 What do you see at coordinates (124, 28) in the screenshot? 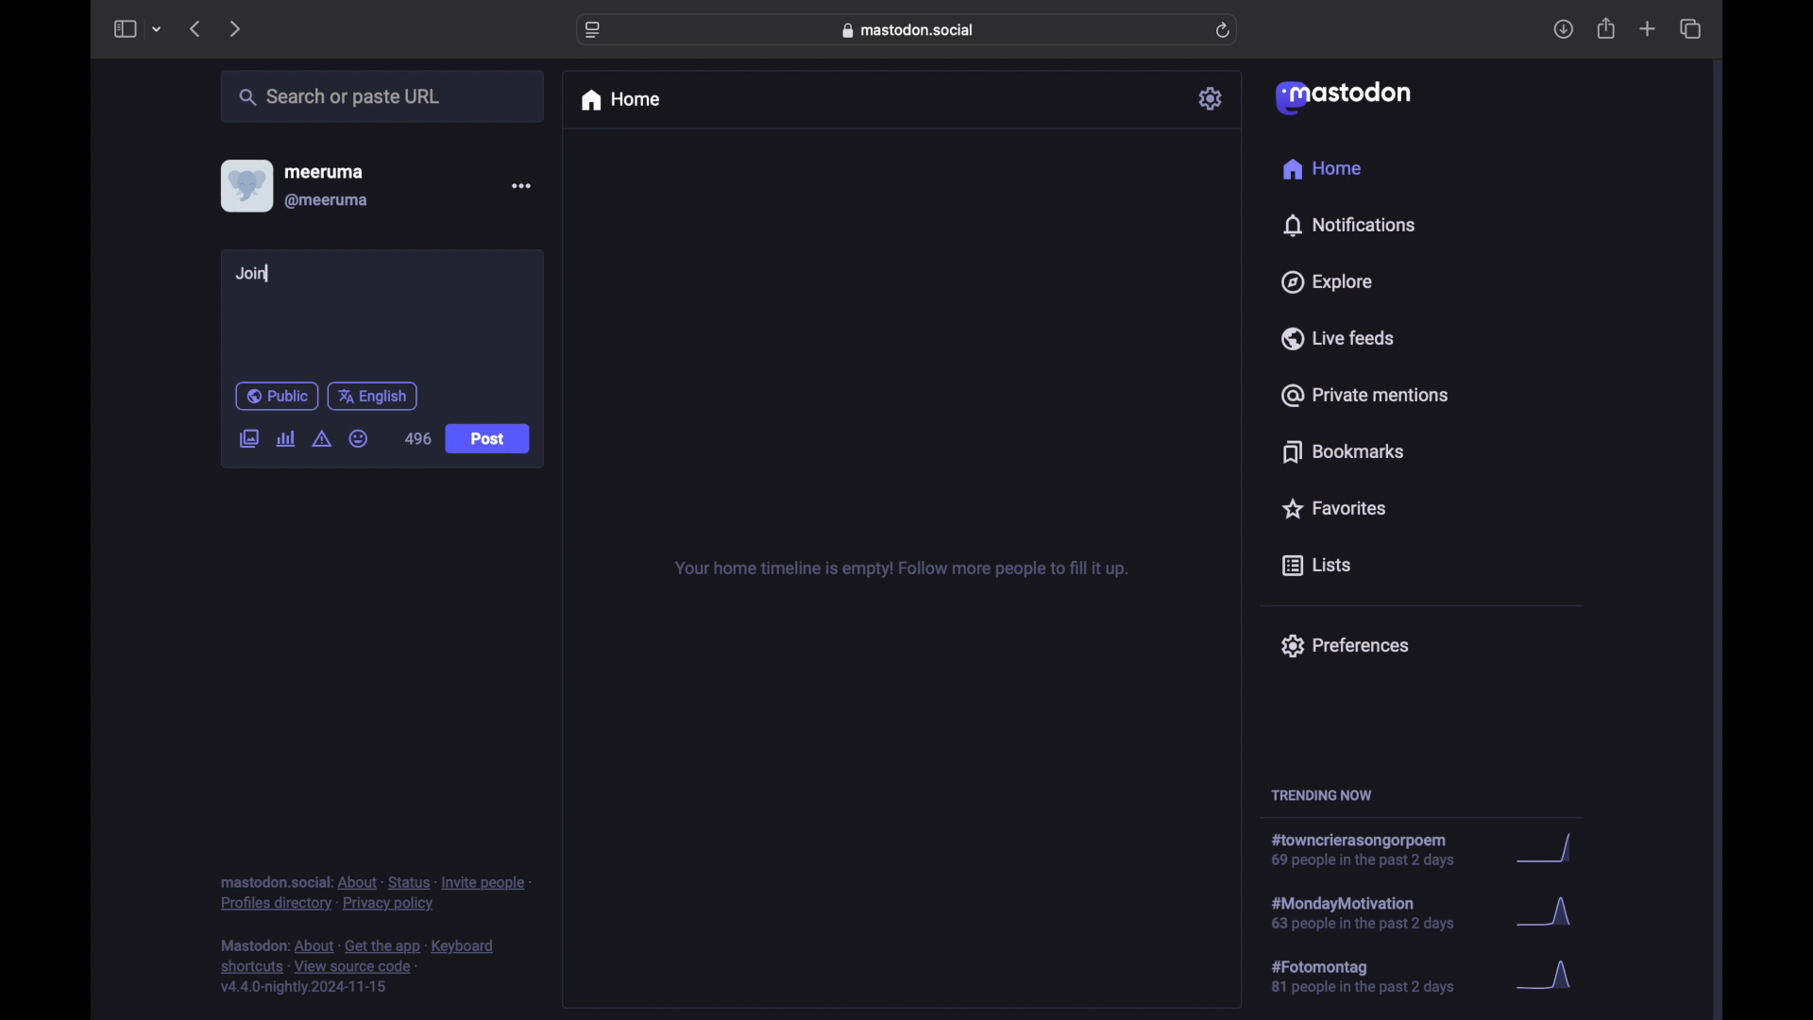
I see `sidebar` at bounding box center [124, 28].